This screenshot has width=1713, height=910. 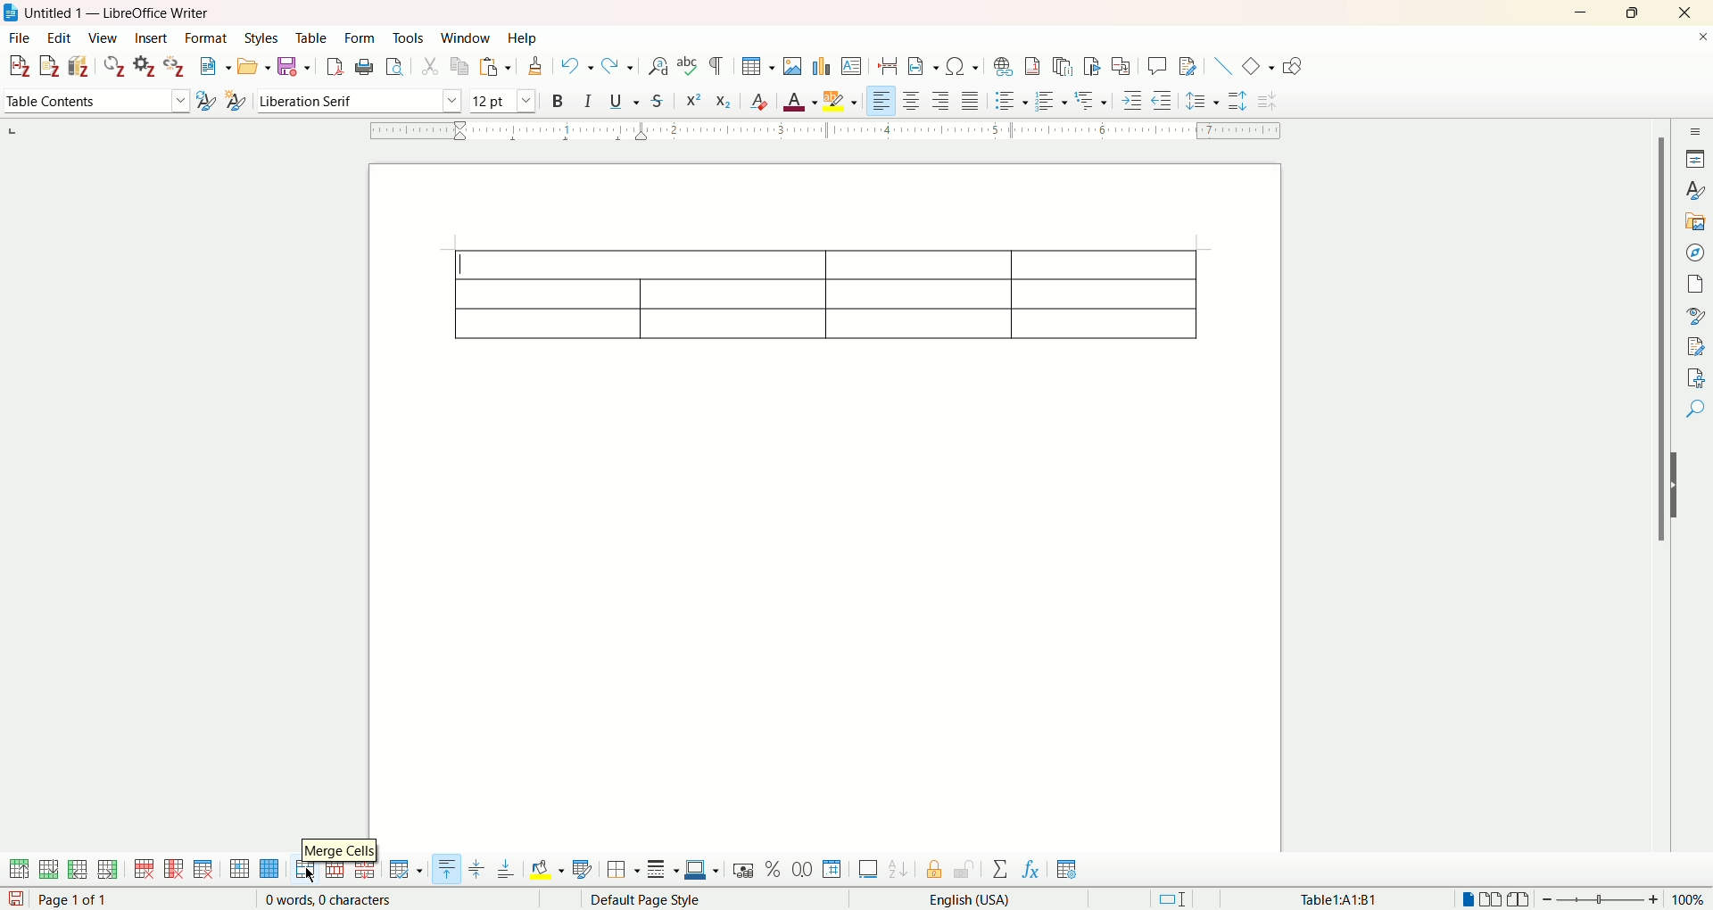 What do you see at coordinates (118, 11) in the screenshot?
I see `Untitled 1 — LibreOffice Writer` at bounding box center [118, 11].